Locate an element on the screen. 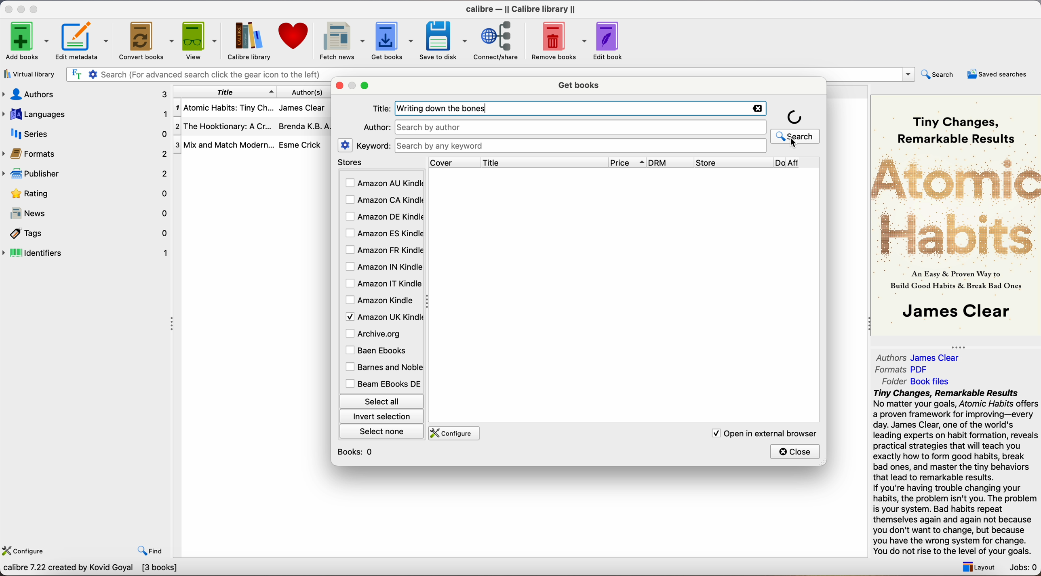 This screenshot has width=1041, height=576. Writing down the bones is located at coordinates (446, 109).